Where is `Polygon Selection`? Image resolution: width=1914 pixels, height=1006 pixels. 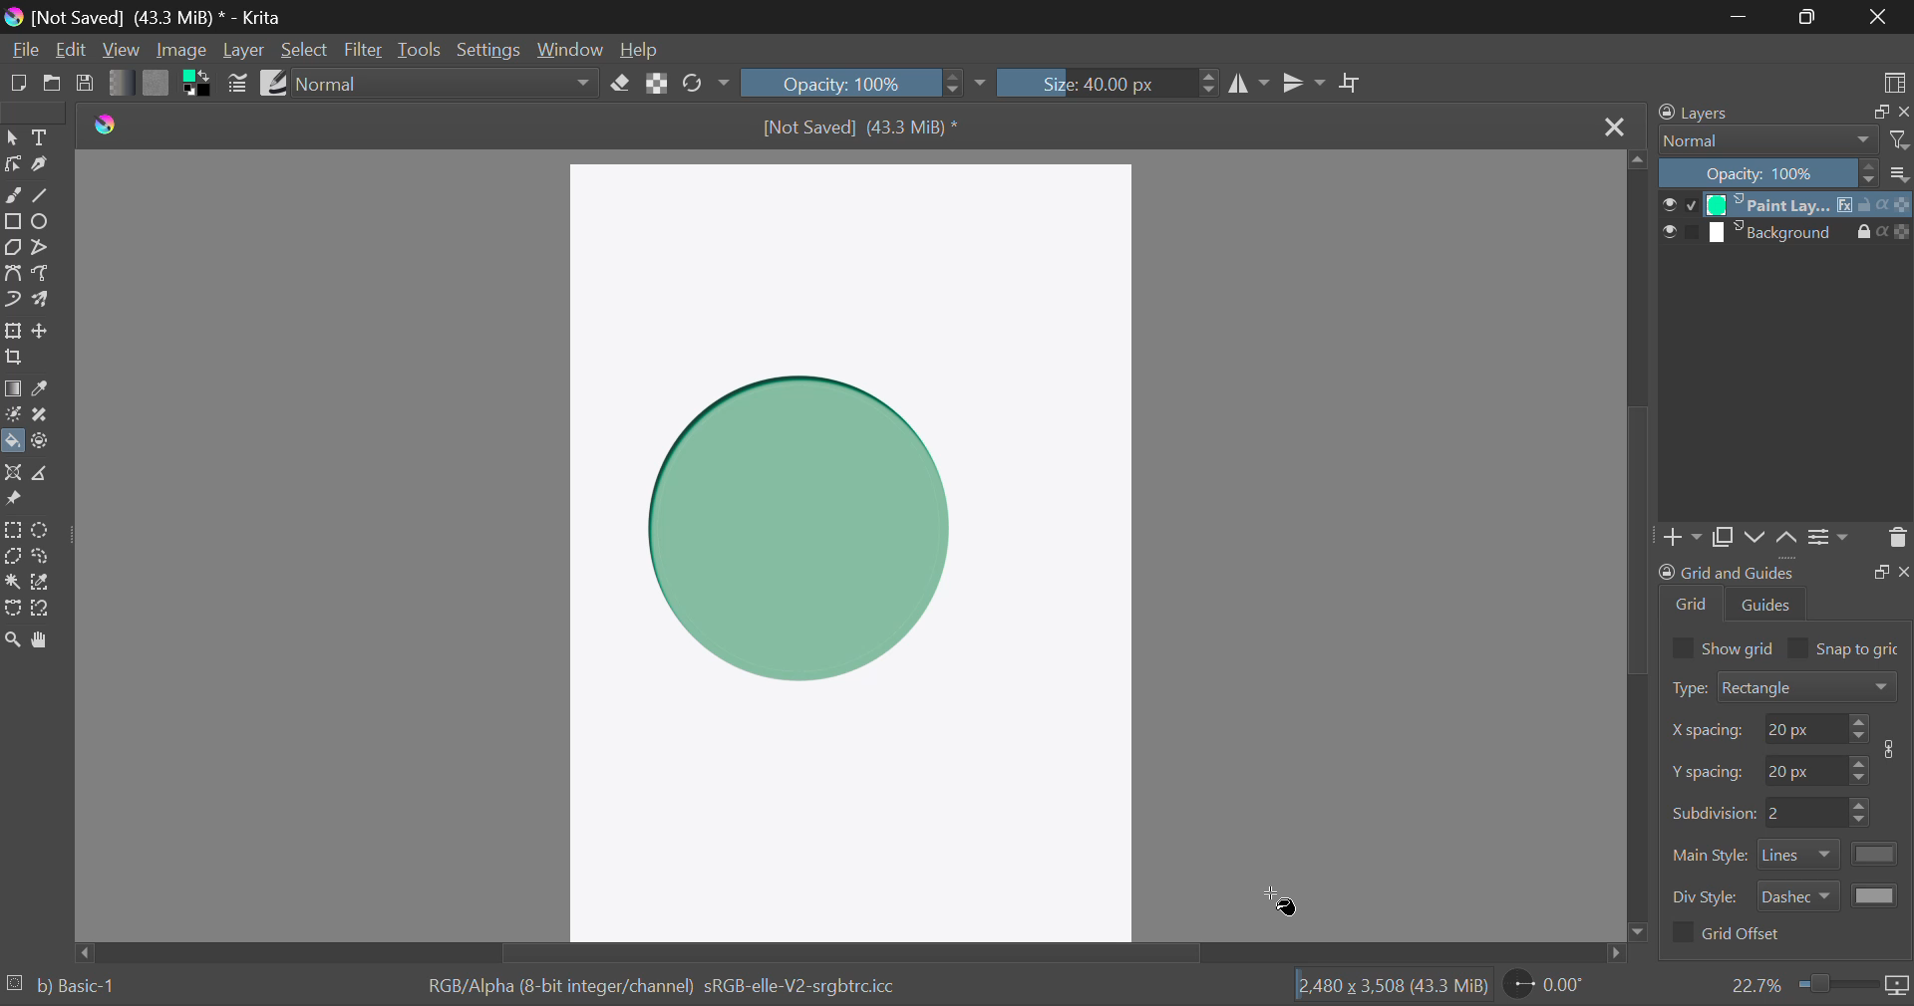
Polygon Selection is located at coordinates (12, 558).